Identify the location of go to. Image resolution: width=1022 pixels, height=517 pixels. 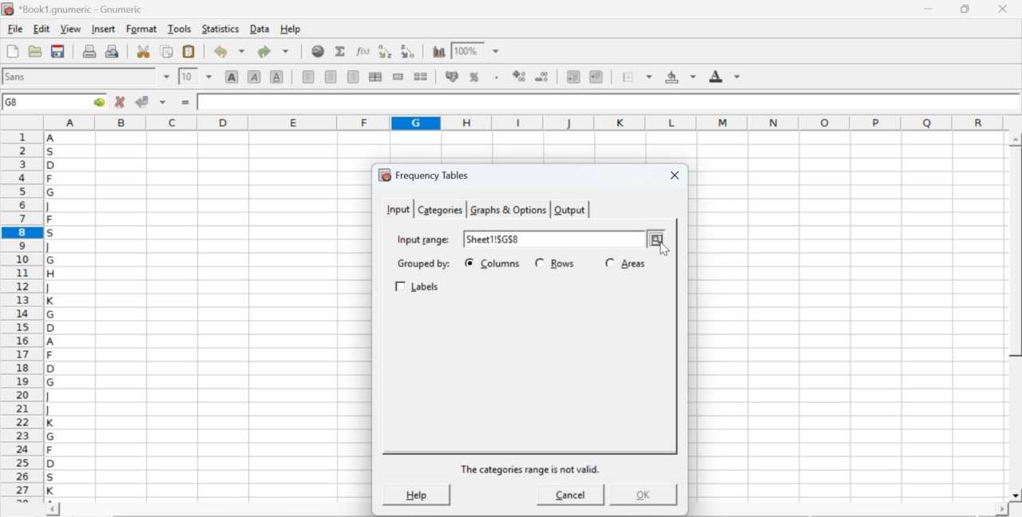
(97, 101).